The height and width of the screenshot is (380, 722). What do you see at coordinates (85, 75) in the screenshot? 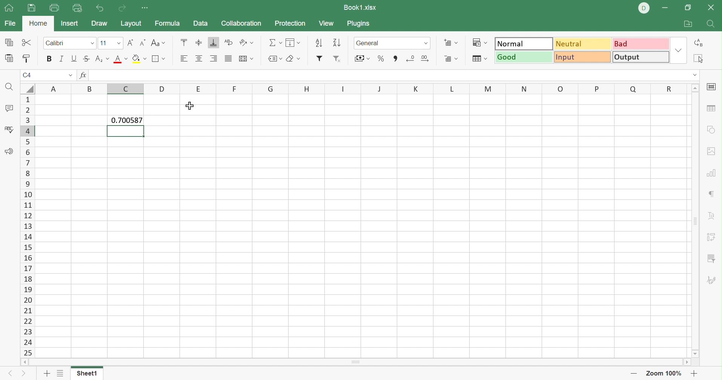
I see `fx` at bounding box center [85, 75].